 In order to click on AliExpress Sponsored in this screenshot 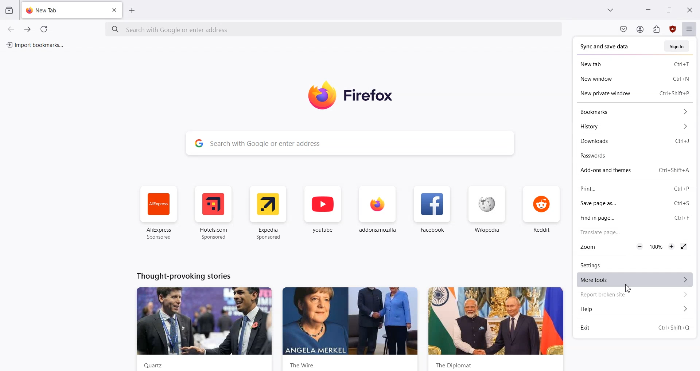, I will do `click(157, 213)`.